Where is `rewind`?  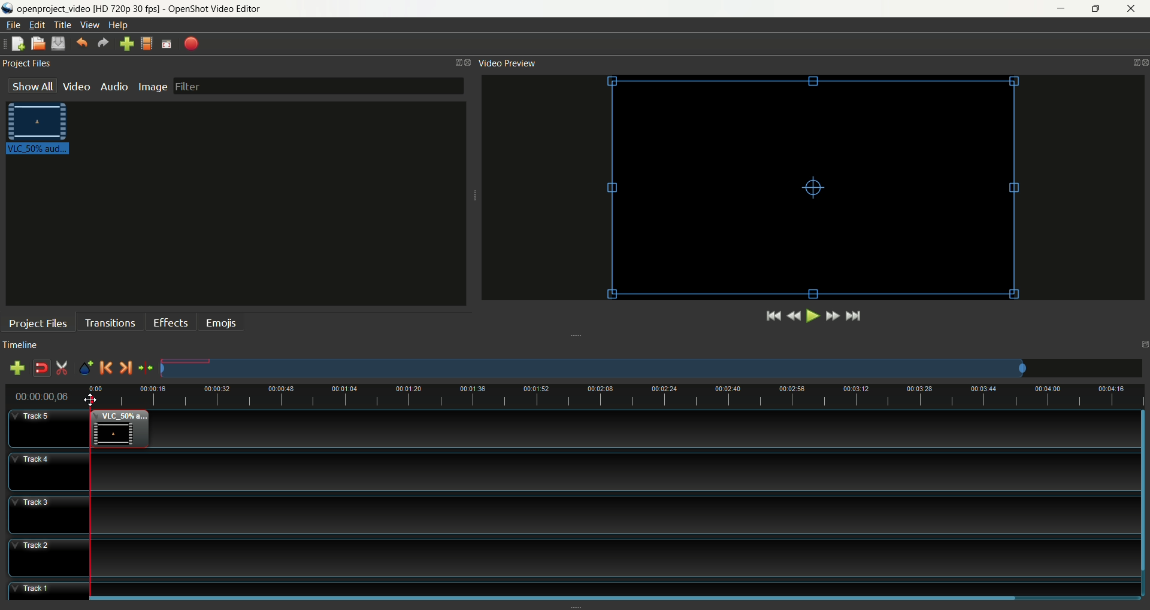
rewind is located at coordinates (794, 317).